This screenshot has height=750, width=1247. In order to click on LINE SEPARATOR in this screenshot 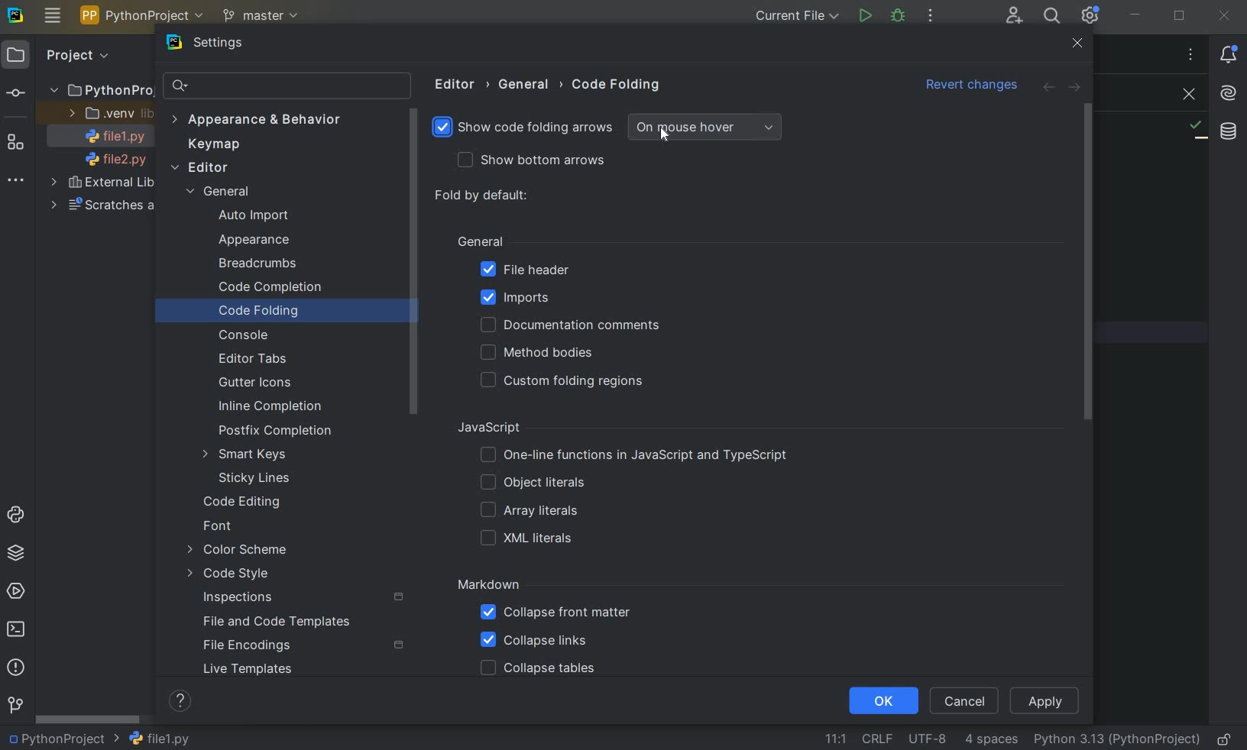, I will do `click(876, 738)`.